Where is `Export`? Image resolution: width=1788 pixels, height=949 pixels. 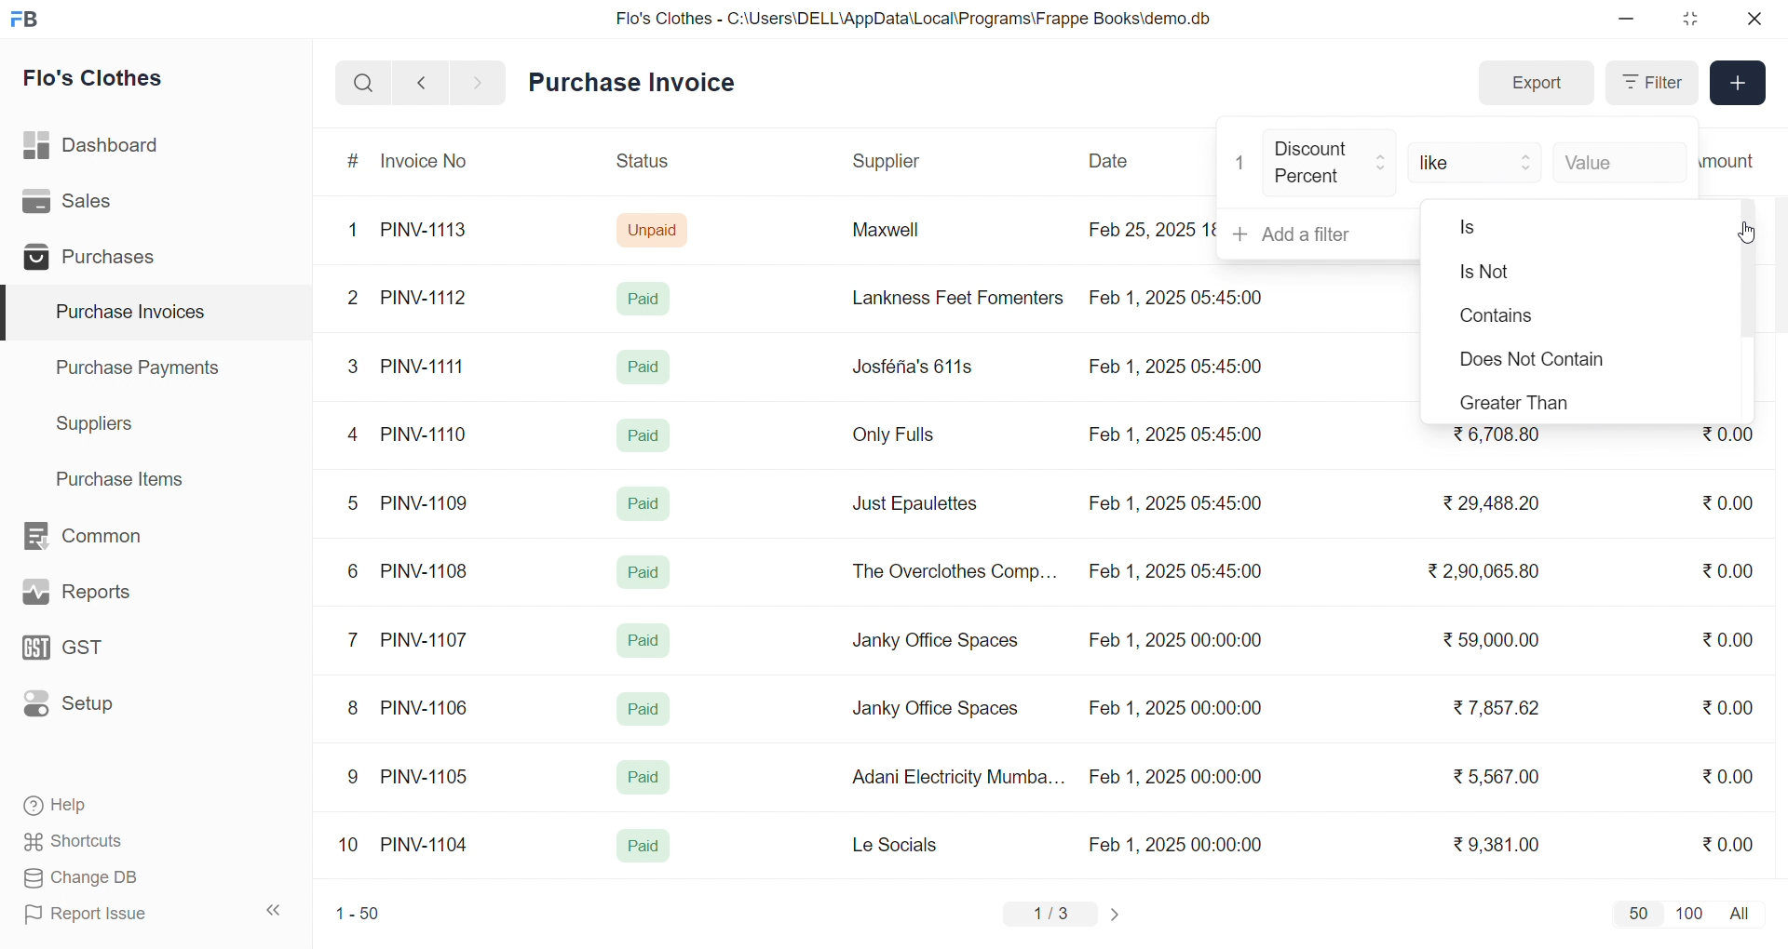 Export is located at coordinates (1536, 84).